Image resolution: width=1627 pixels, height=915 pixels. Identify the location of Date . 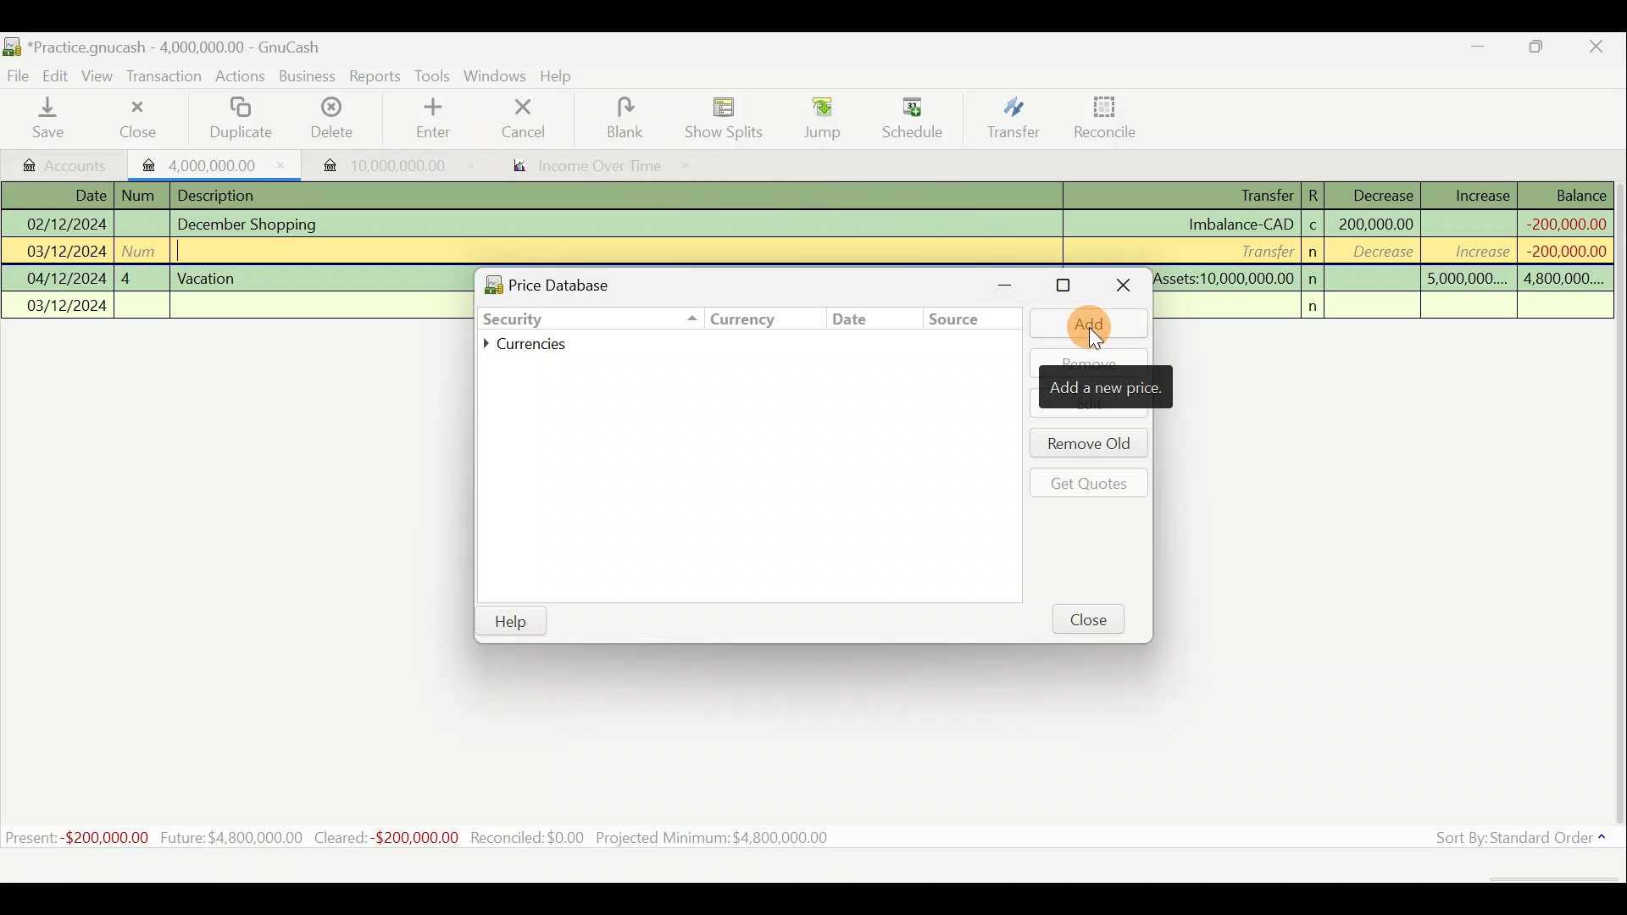
(79, 195).